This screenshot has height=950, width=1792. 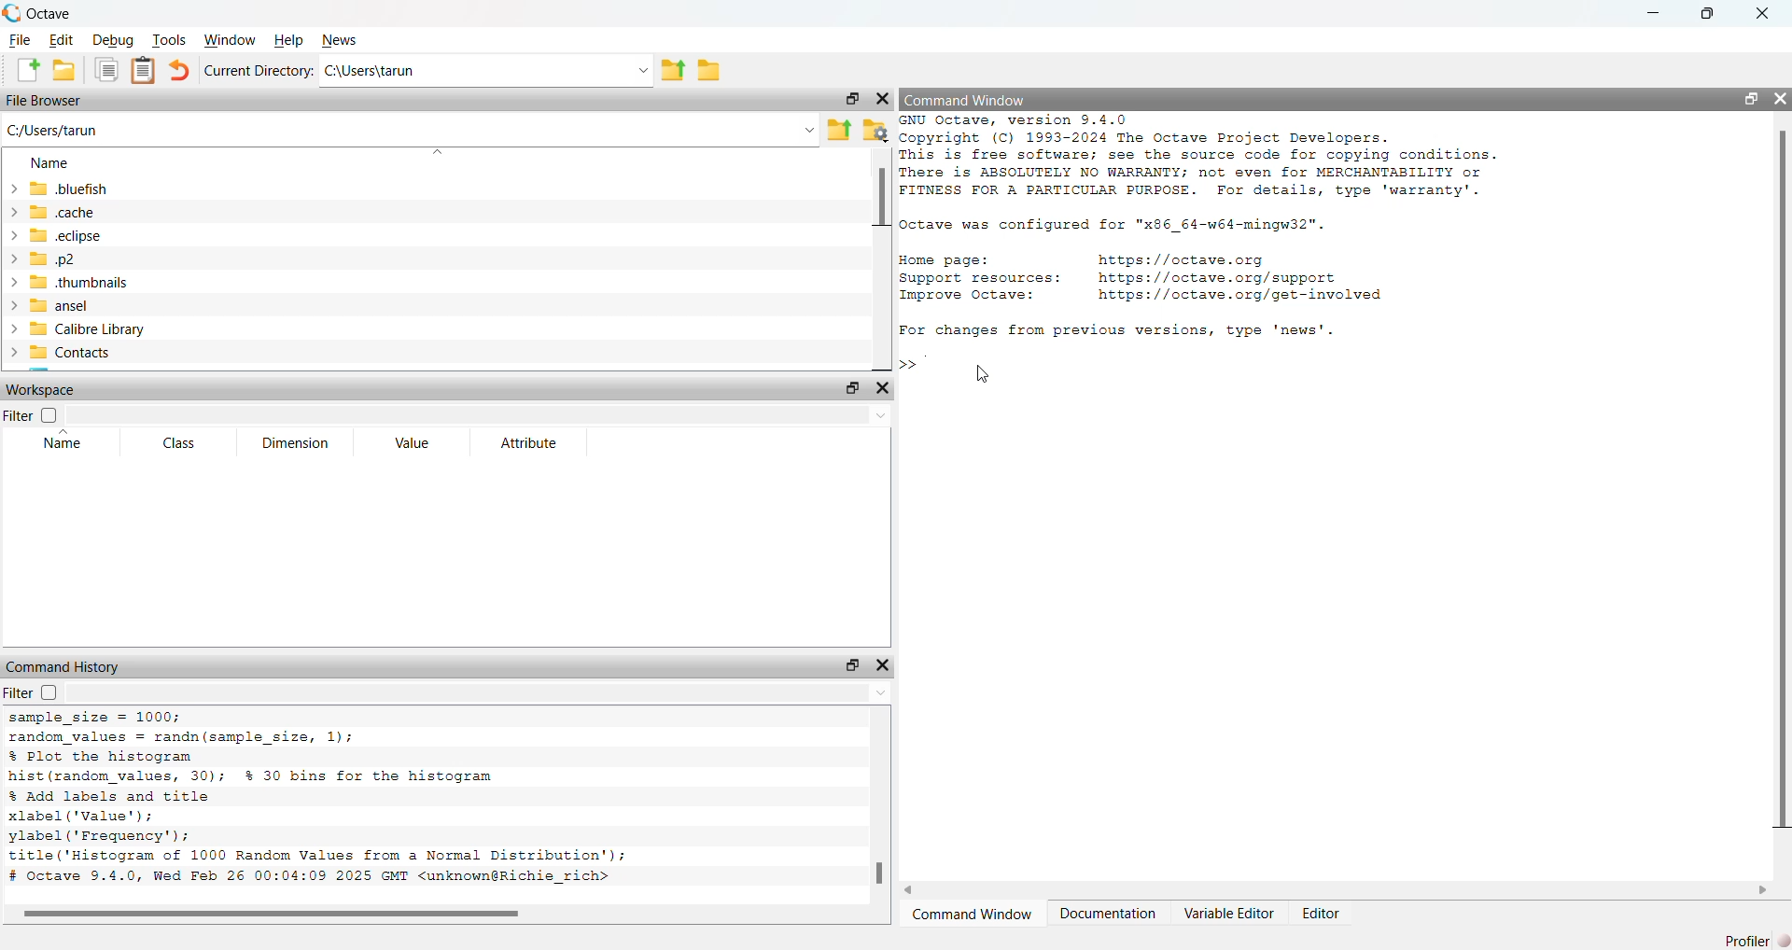 I want to click on Improve Octave:, so click(x=967, y=296).